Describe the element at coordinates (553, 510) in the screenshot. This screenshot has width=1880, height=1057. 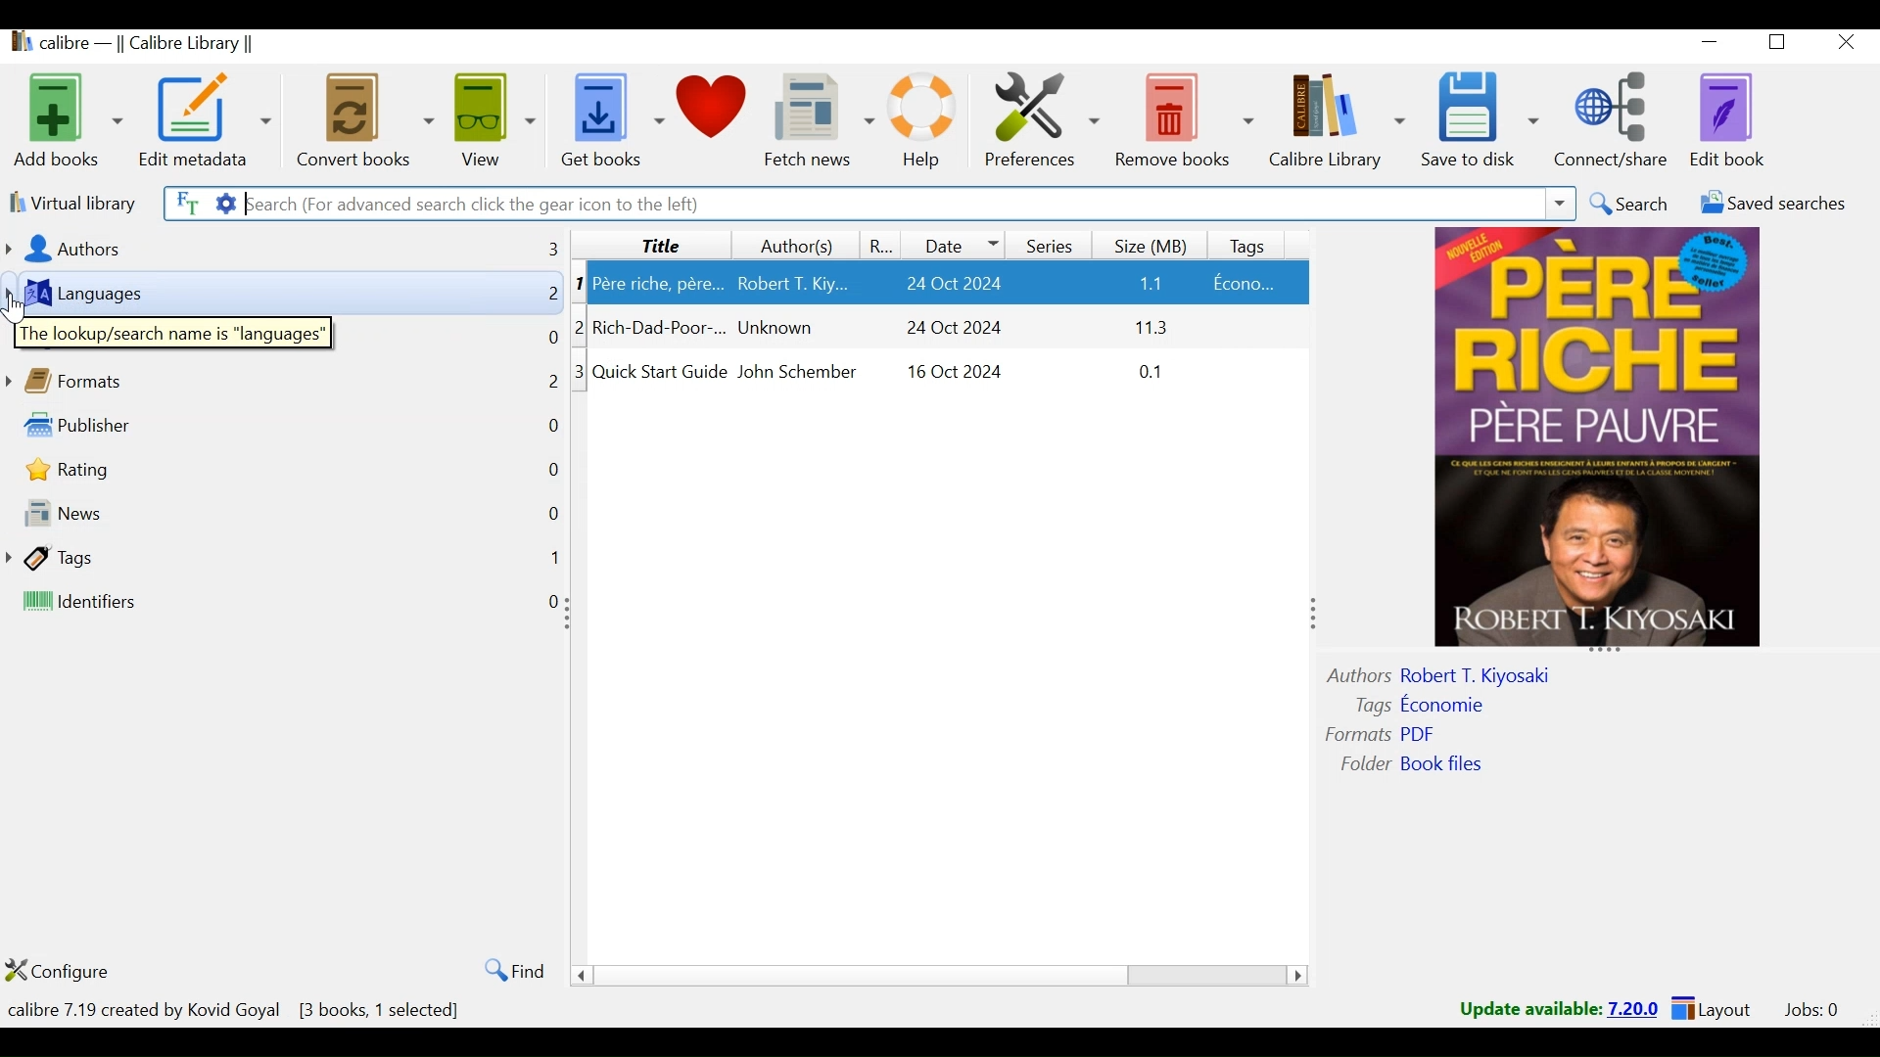
I see `0` at that location.